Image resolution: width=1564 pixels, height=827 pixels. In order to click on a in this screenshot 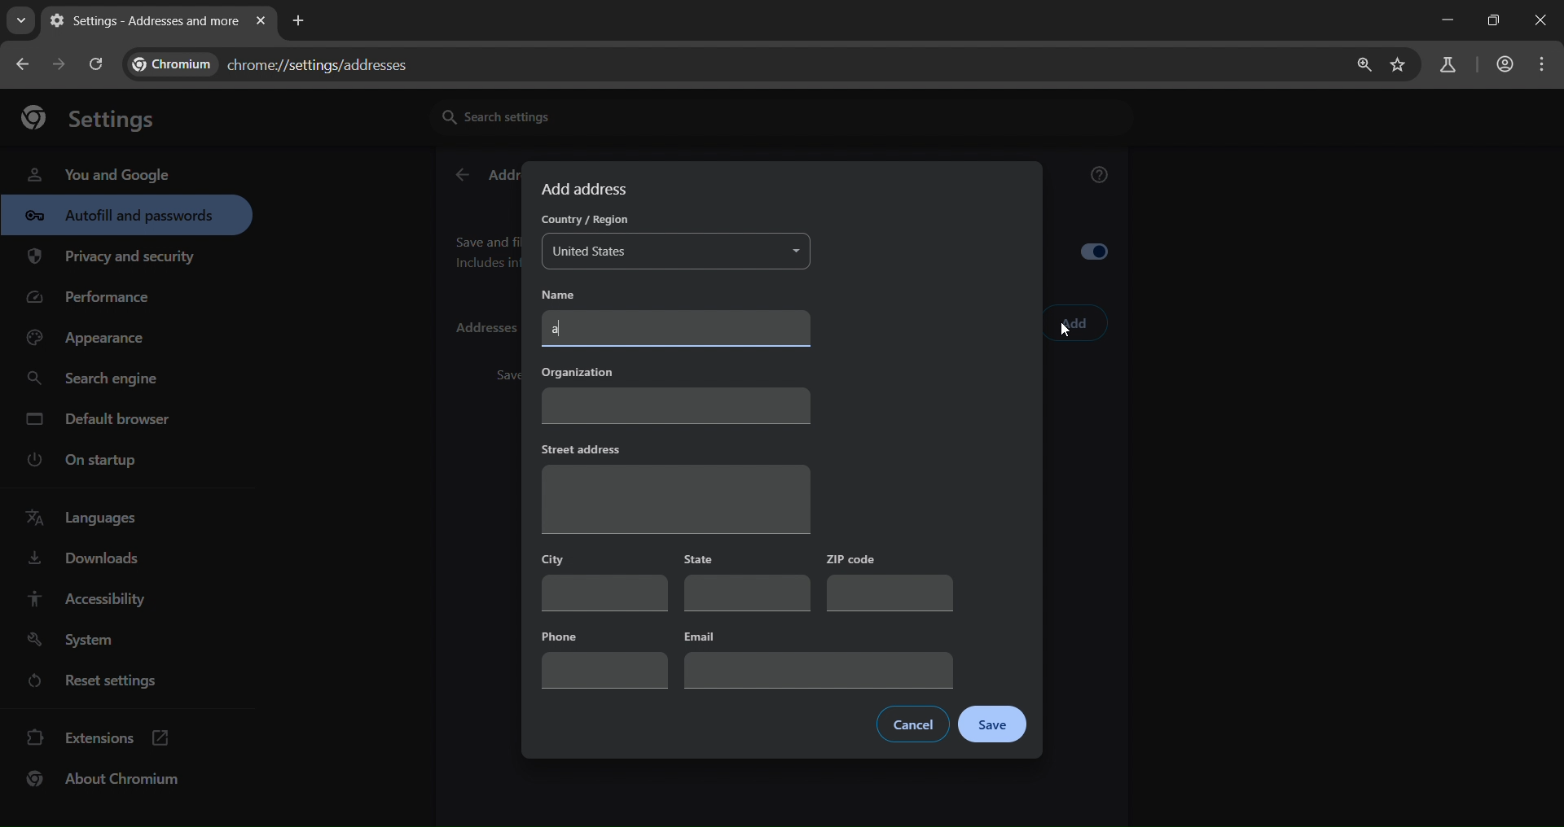, I will do `click(678, 330)`.